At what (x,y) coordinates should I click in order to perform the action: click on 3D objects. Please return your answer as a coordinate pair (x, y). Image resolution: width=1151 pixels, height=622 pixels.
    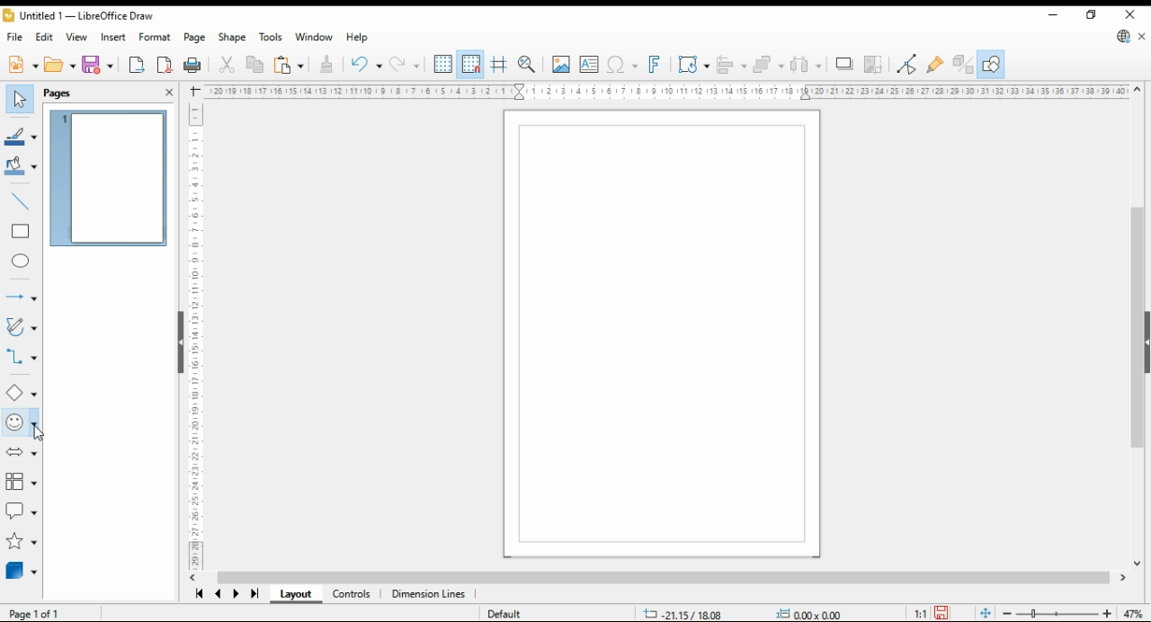
    Looking at the image, I should click on (21, 571).